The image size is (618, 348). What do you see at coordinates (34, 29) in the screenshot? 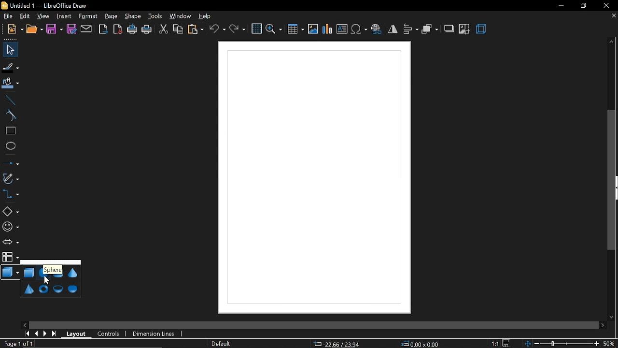
I see `open` at bounding box center [34, 29].